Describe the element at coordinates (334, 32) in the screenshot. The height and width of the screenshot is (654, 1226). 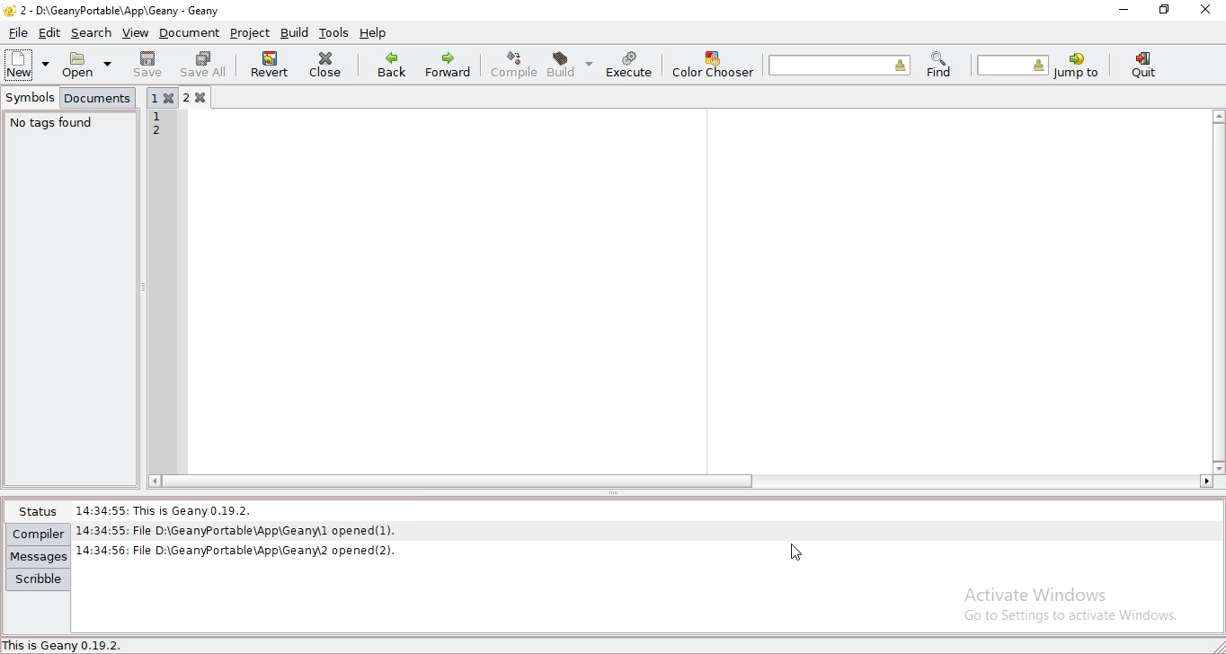
I see `tools` at that location.